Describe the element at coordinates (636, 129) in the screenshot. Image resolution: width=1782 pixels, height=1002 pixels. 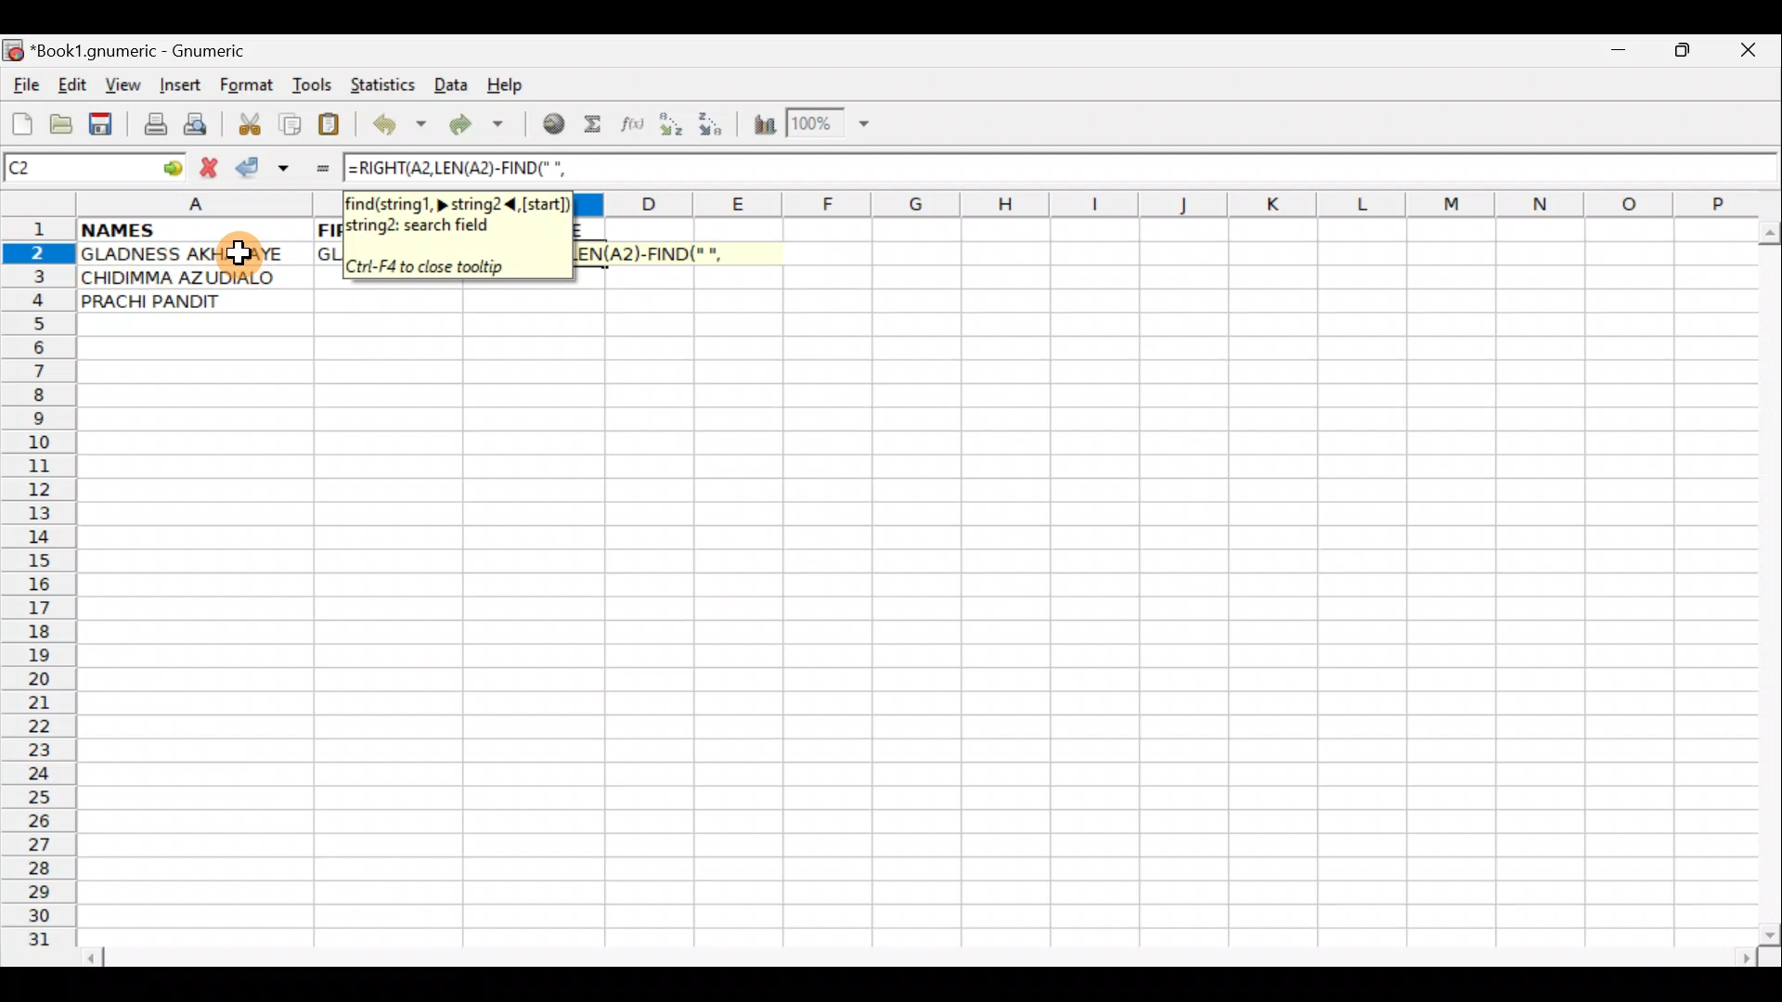
I see `Edit function in the current cell` at that location.